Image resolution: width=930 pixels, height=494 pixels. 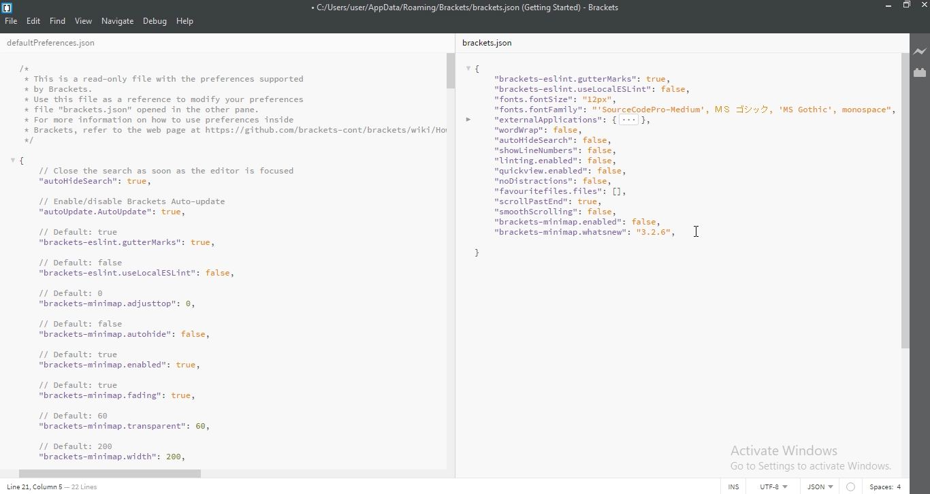 I want to click on defaultPreference.json, so click(x=67, y=44).